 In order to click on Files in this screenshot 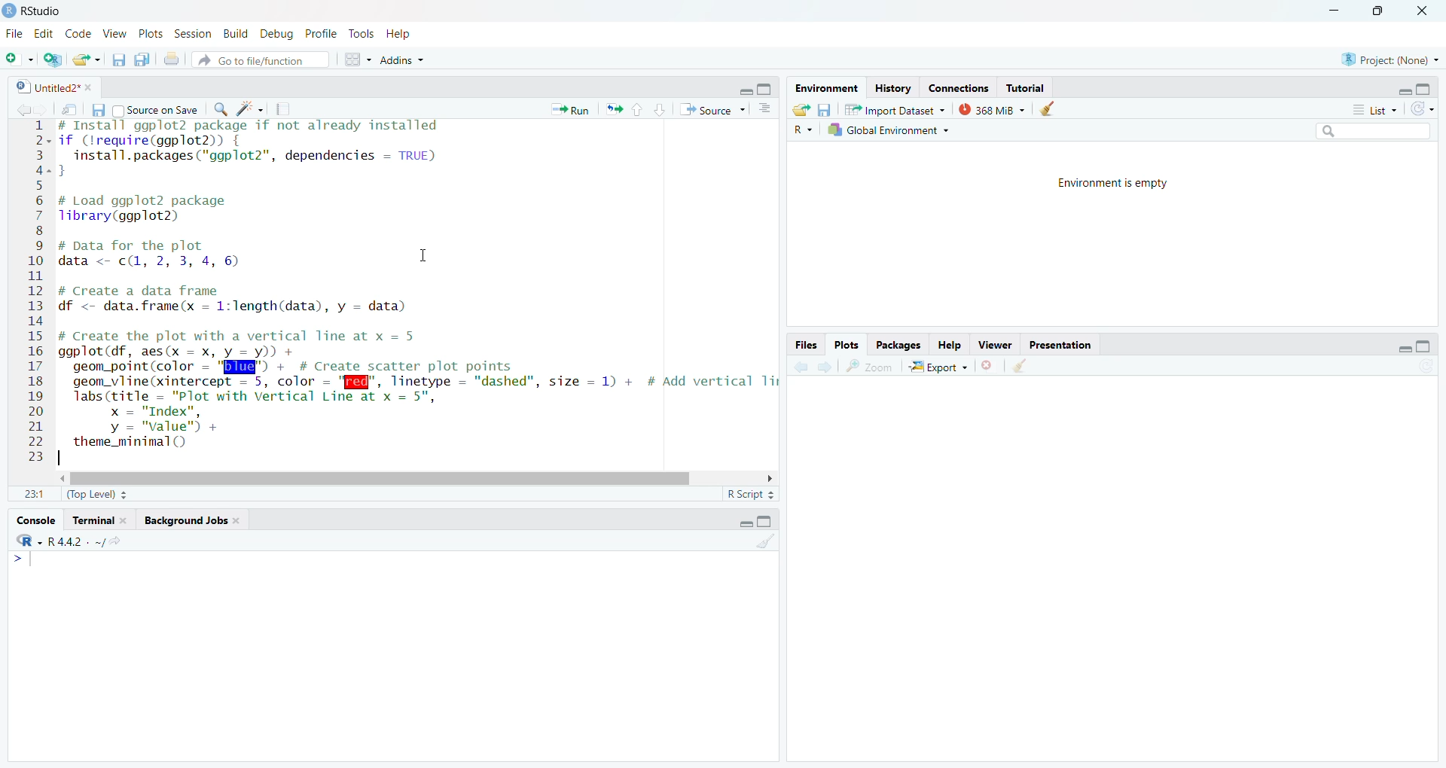, I will do `click(798, 345)`.